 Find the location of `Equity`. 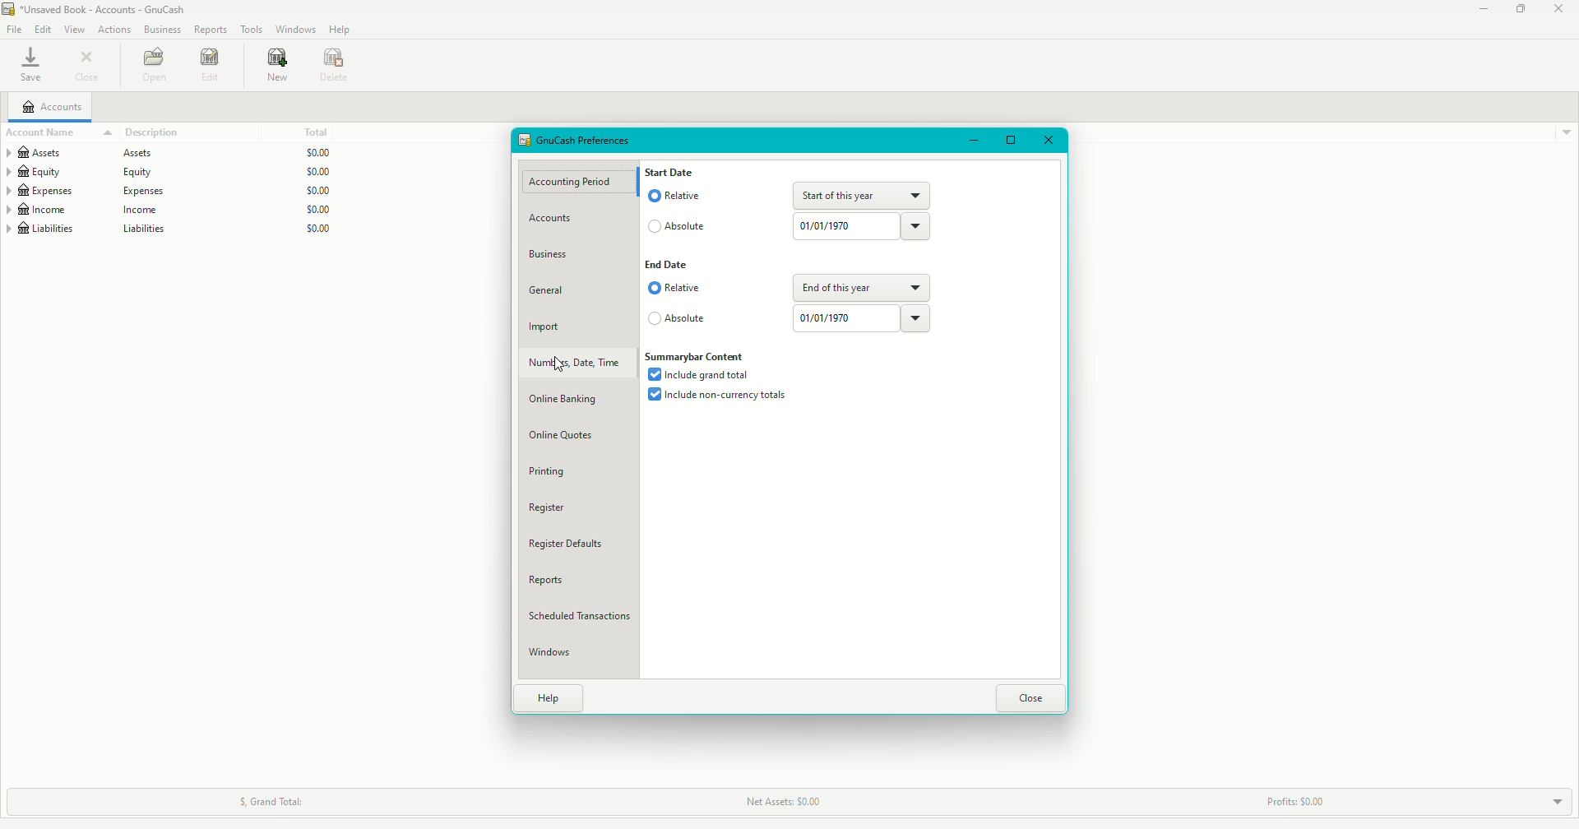

Equity is located at coordinates (169, 172).